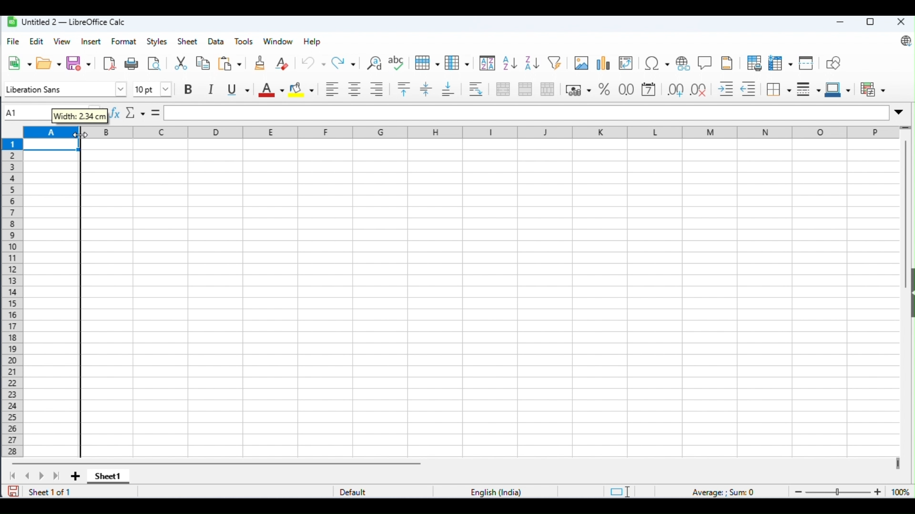 This screenshot has height=514, width=915. Describe the element at coordinates (78, 136) in the screenshot. I see `cursor` at that location.